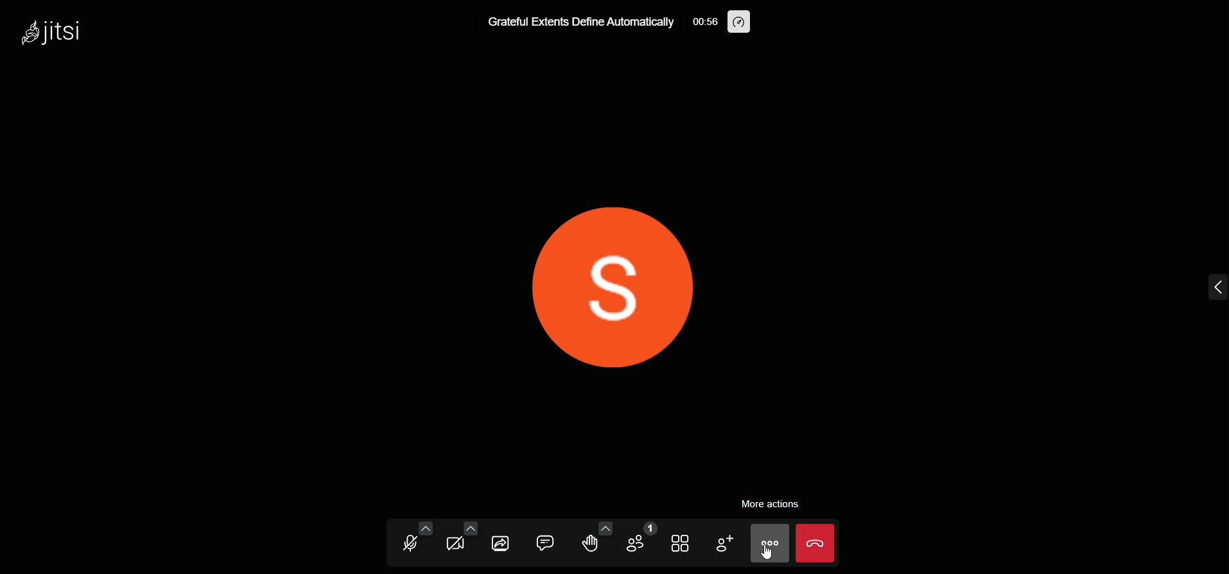  Describe the element at coordinates (503, 543) in the screenshot. I see `screen share` at that location.